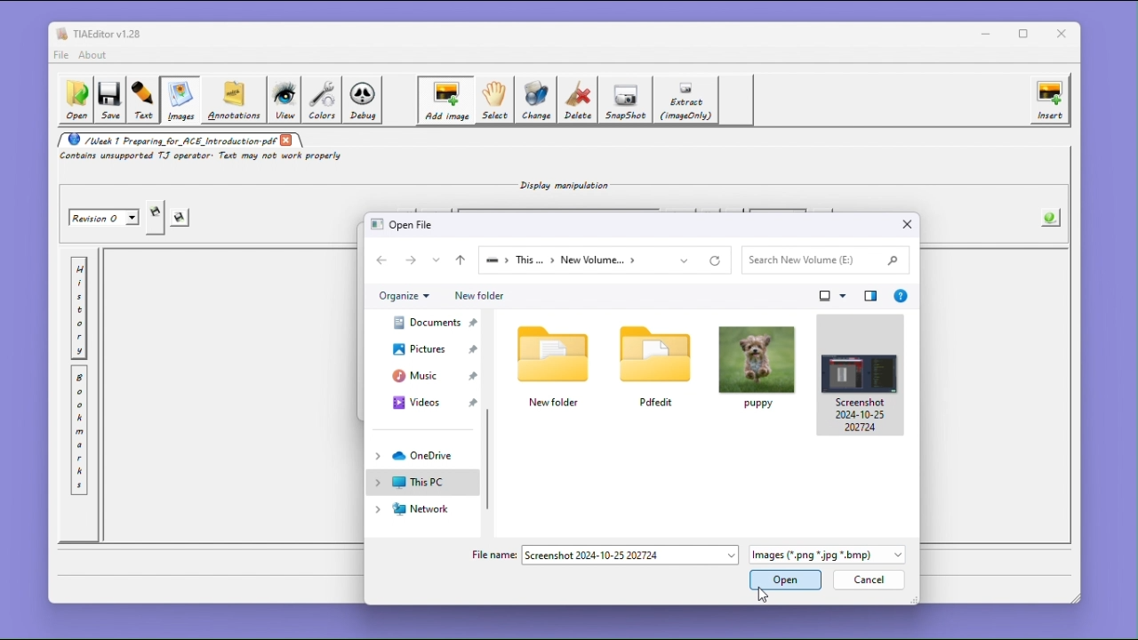  Describe the element at coordinates (579, 100) in the screenshot. I see `Delete ` at that location.